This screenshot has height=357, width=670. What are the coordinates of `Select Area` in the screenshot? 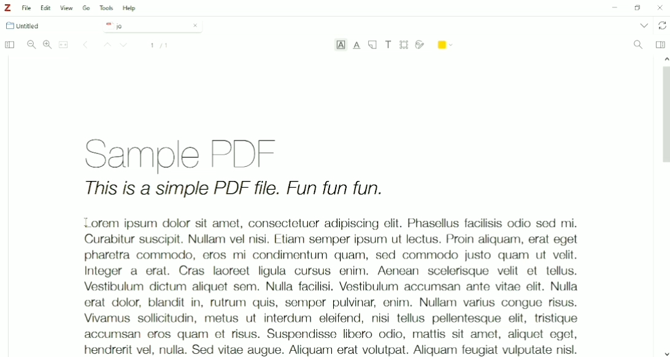 It's located at (404, 44).